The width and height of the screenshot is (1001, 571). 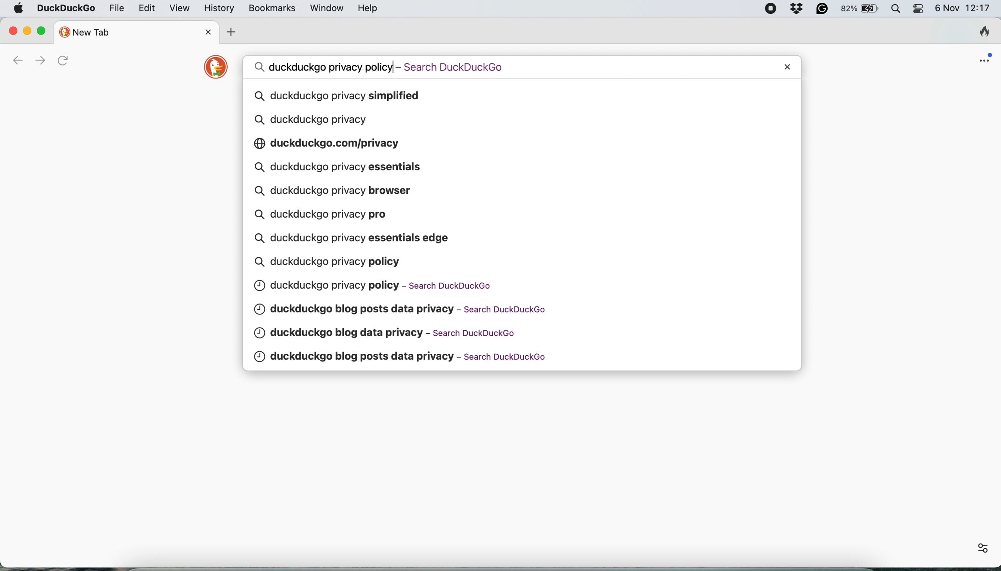 What do you see at coordinates (65, 62) in the screenshot?
I see `refresh` at bounding box center [65, 62].